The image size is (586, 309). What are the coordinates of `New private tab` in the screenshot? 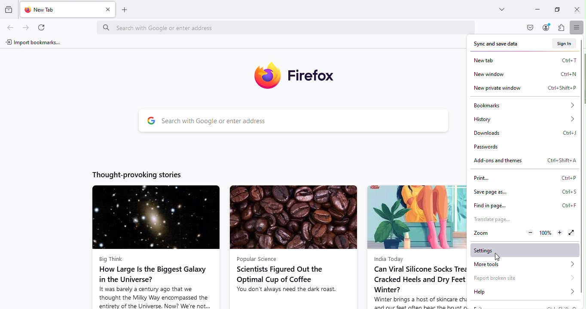 It's located at (523, 88).